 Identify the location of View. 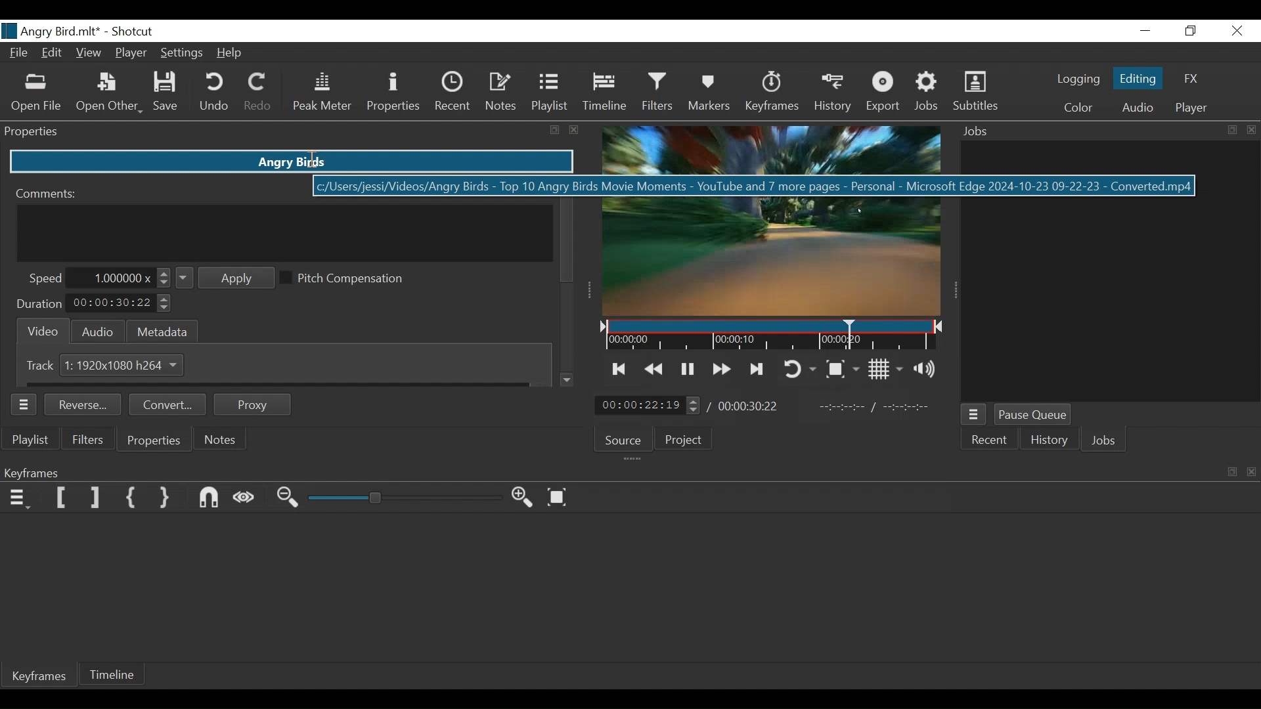
(90, 53).